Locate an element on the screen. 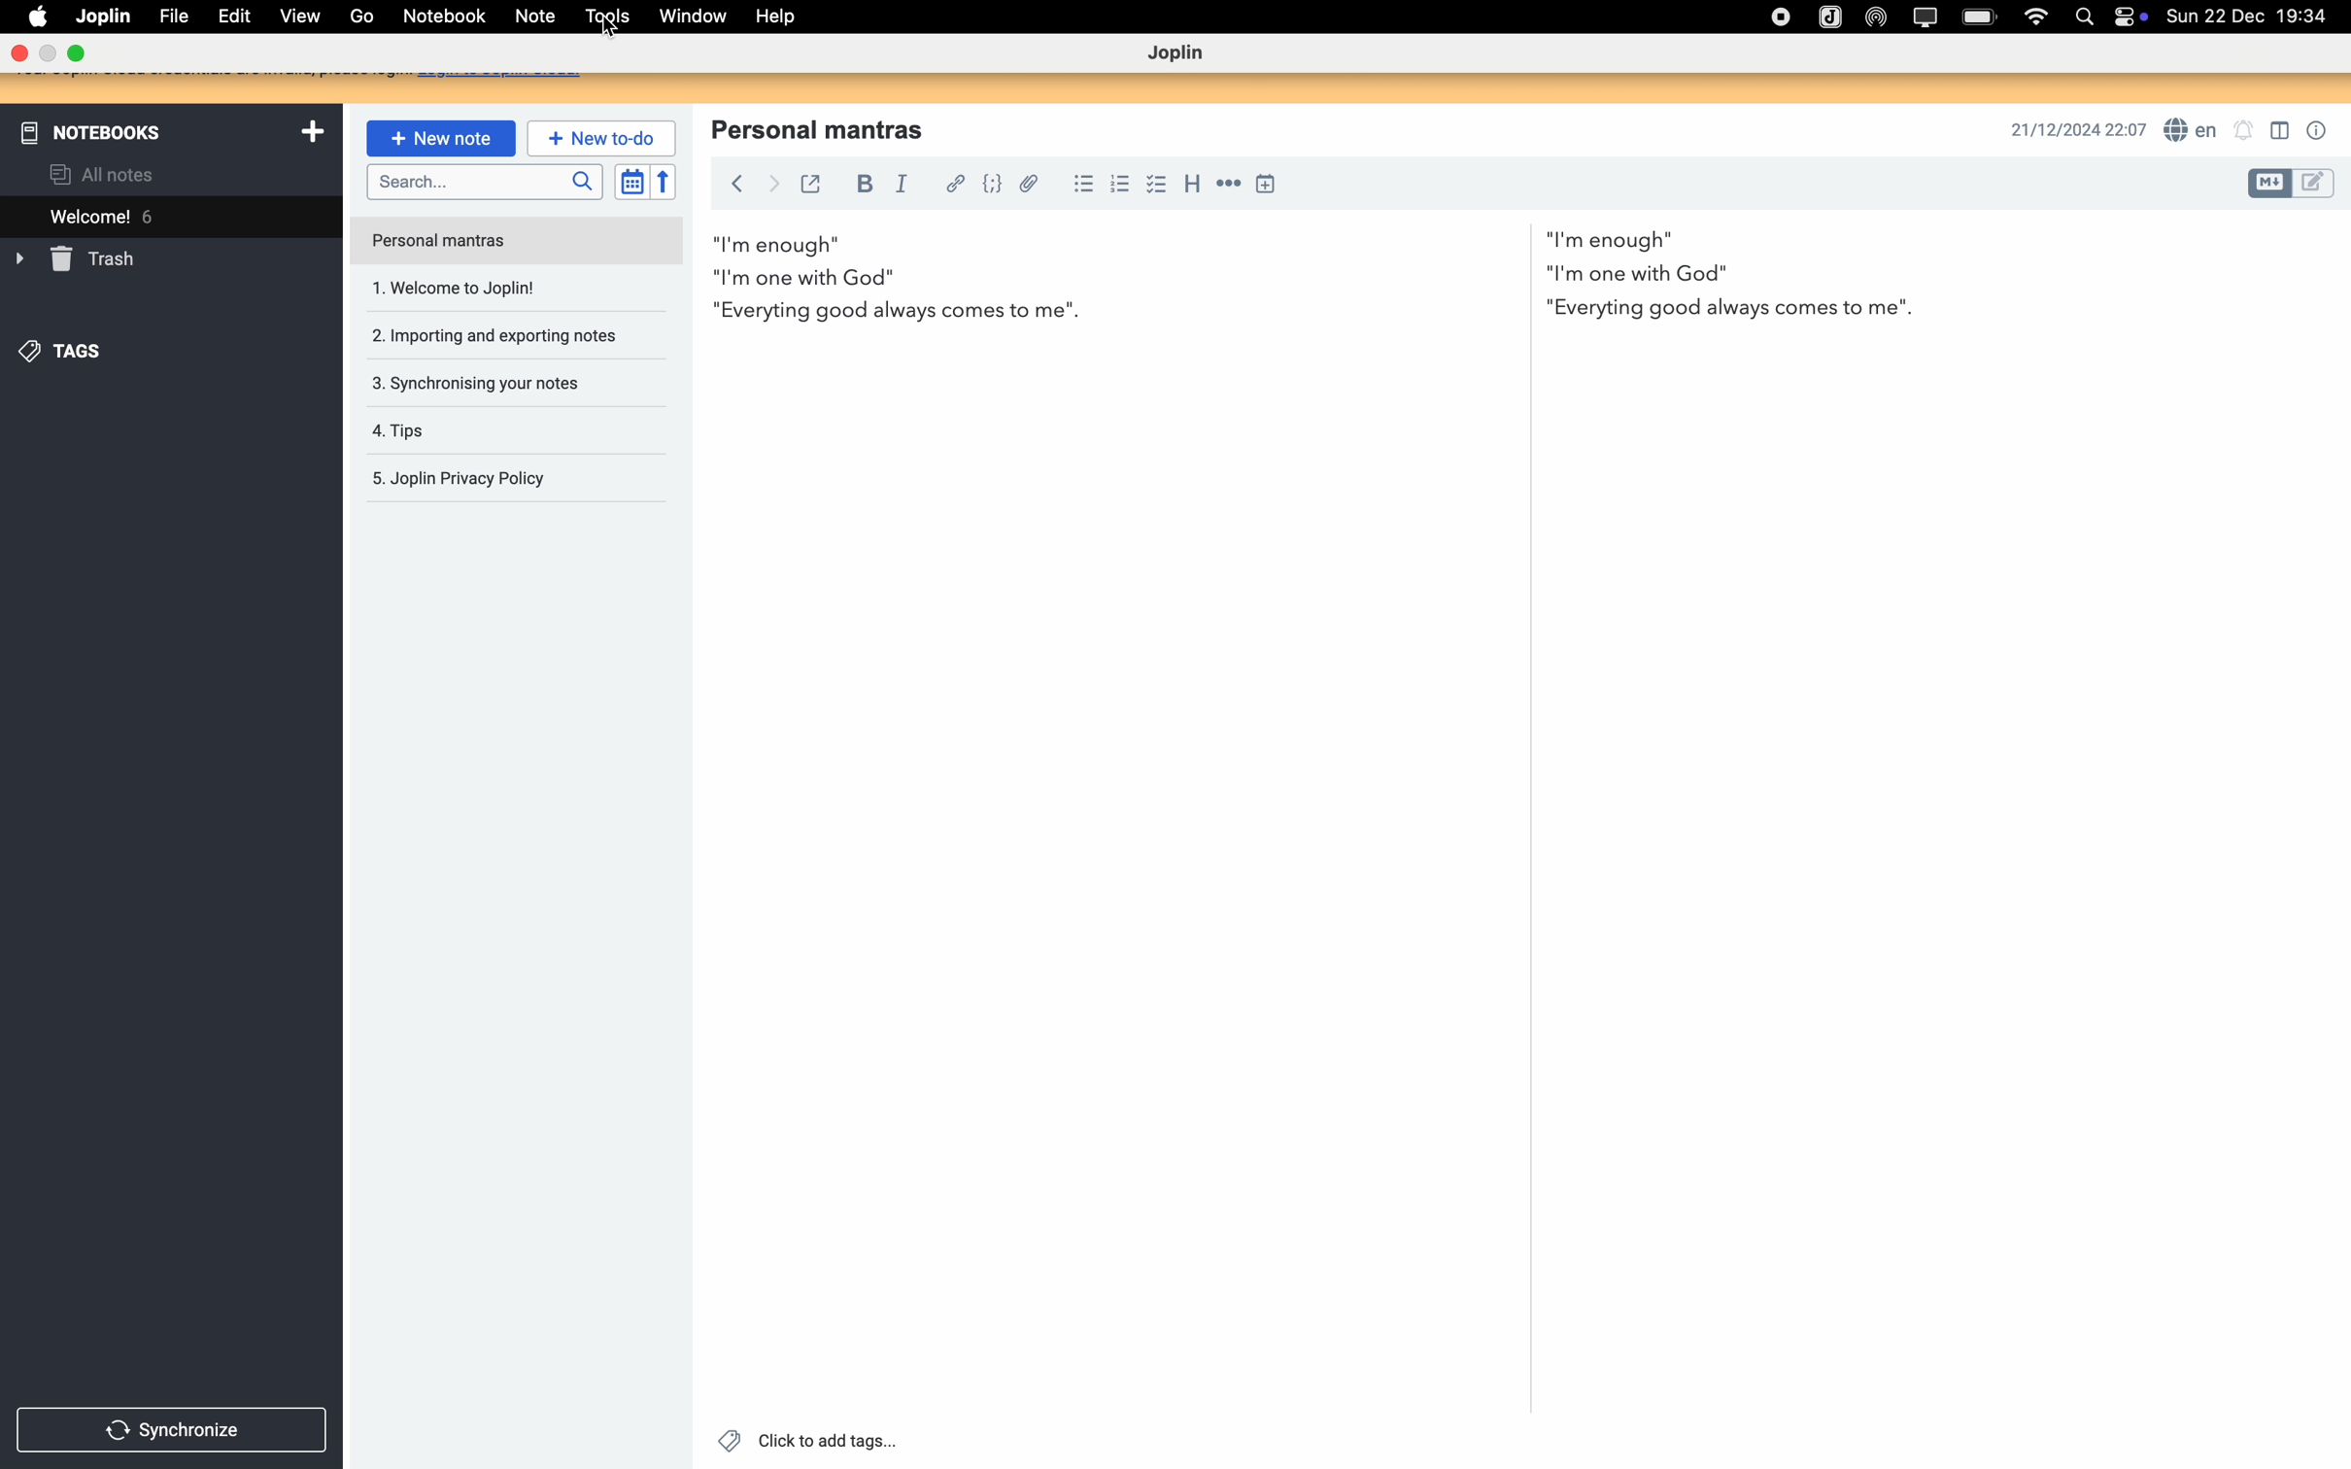  heading is located at coordinates (1194, 184).